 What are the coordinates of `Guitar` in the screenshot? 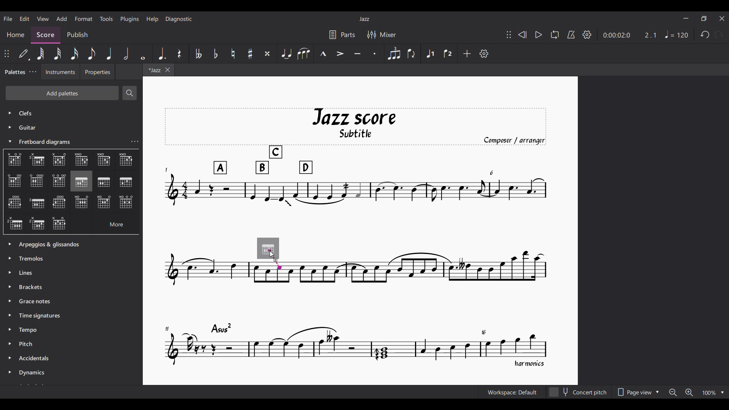 It's located at (21, 128).